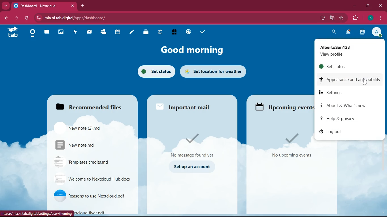 This screenshot has height=217, width=387. Describe the element at coordinates (92, 162) in the screenshot. I see `file` at that location.